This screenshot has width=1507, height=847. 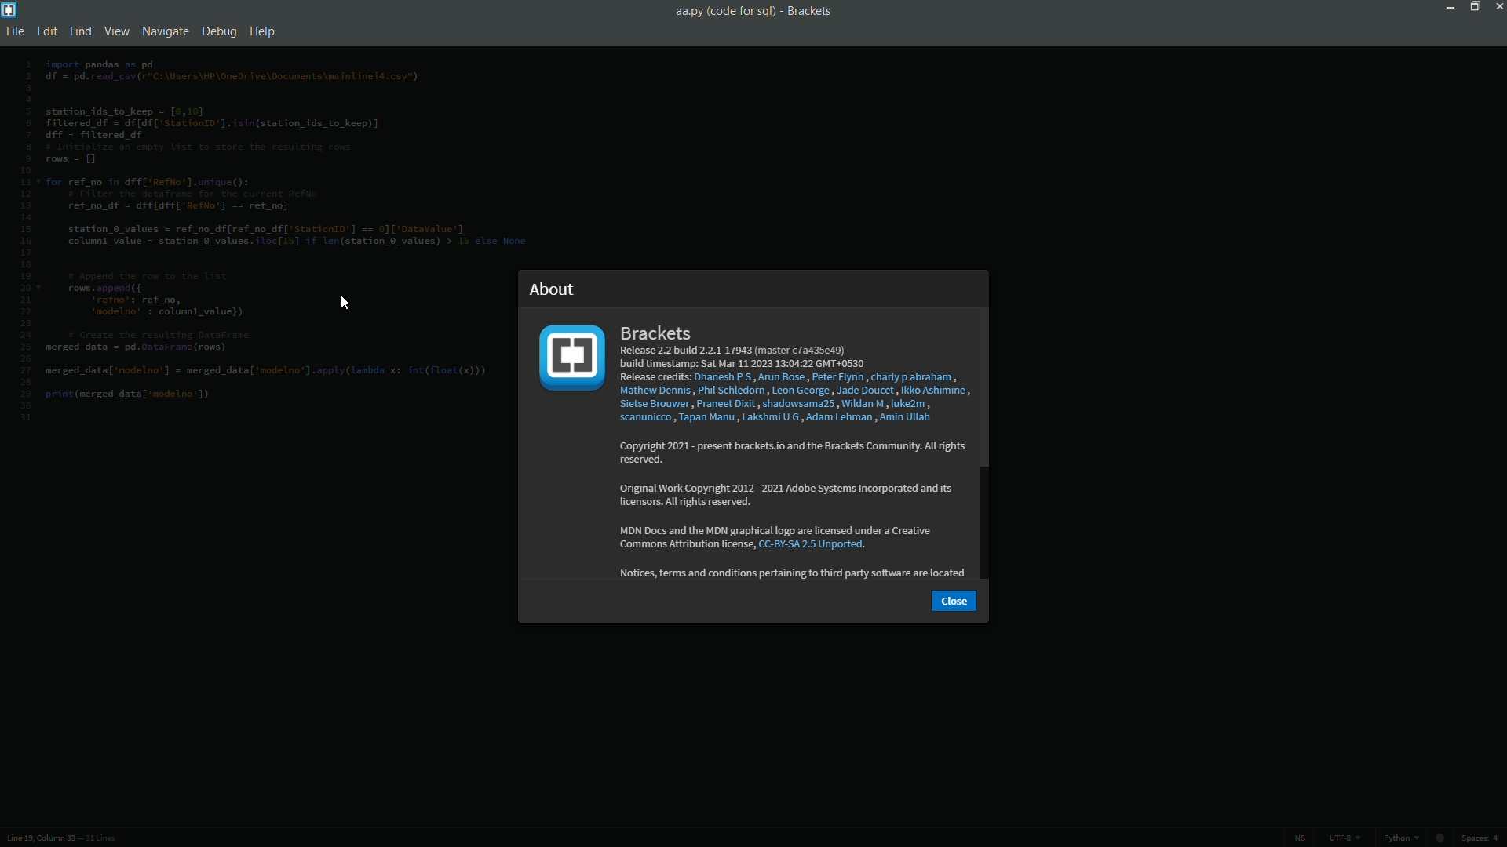 I want to click on Brackets

Release 2.2 build 2.2.1-17943 (master c7a435e49)

build timestamp: Sat Mar 11 2023 13:04:22 GMT+0530

Release credits: Dhanesh P'S , Arun Bose, Peter Flynn , charly p abraham,
Mathew Dennis, Phil Schledorn , Leon George , Jade Doucet , Ikko Ashimine
Sietse Brouwer, Praneet Dixit , shadowsama25 , Wildan M, luke2m ,
scanunicco , Tapan Manu , Lakshmi U G , Adam Lehman , Amin Ullah, so click(x=790, y=373).